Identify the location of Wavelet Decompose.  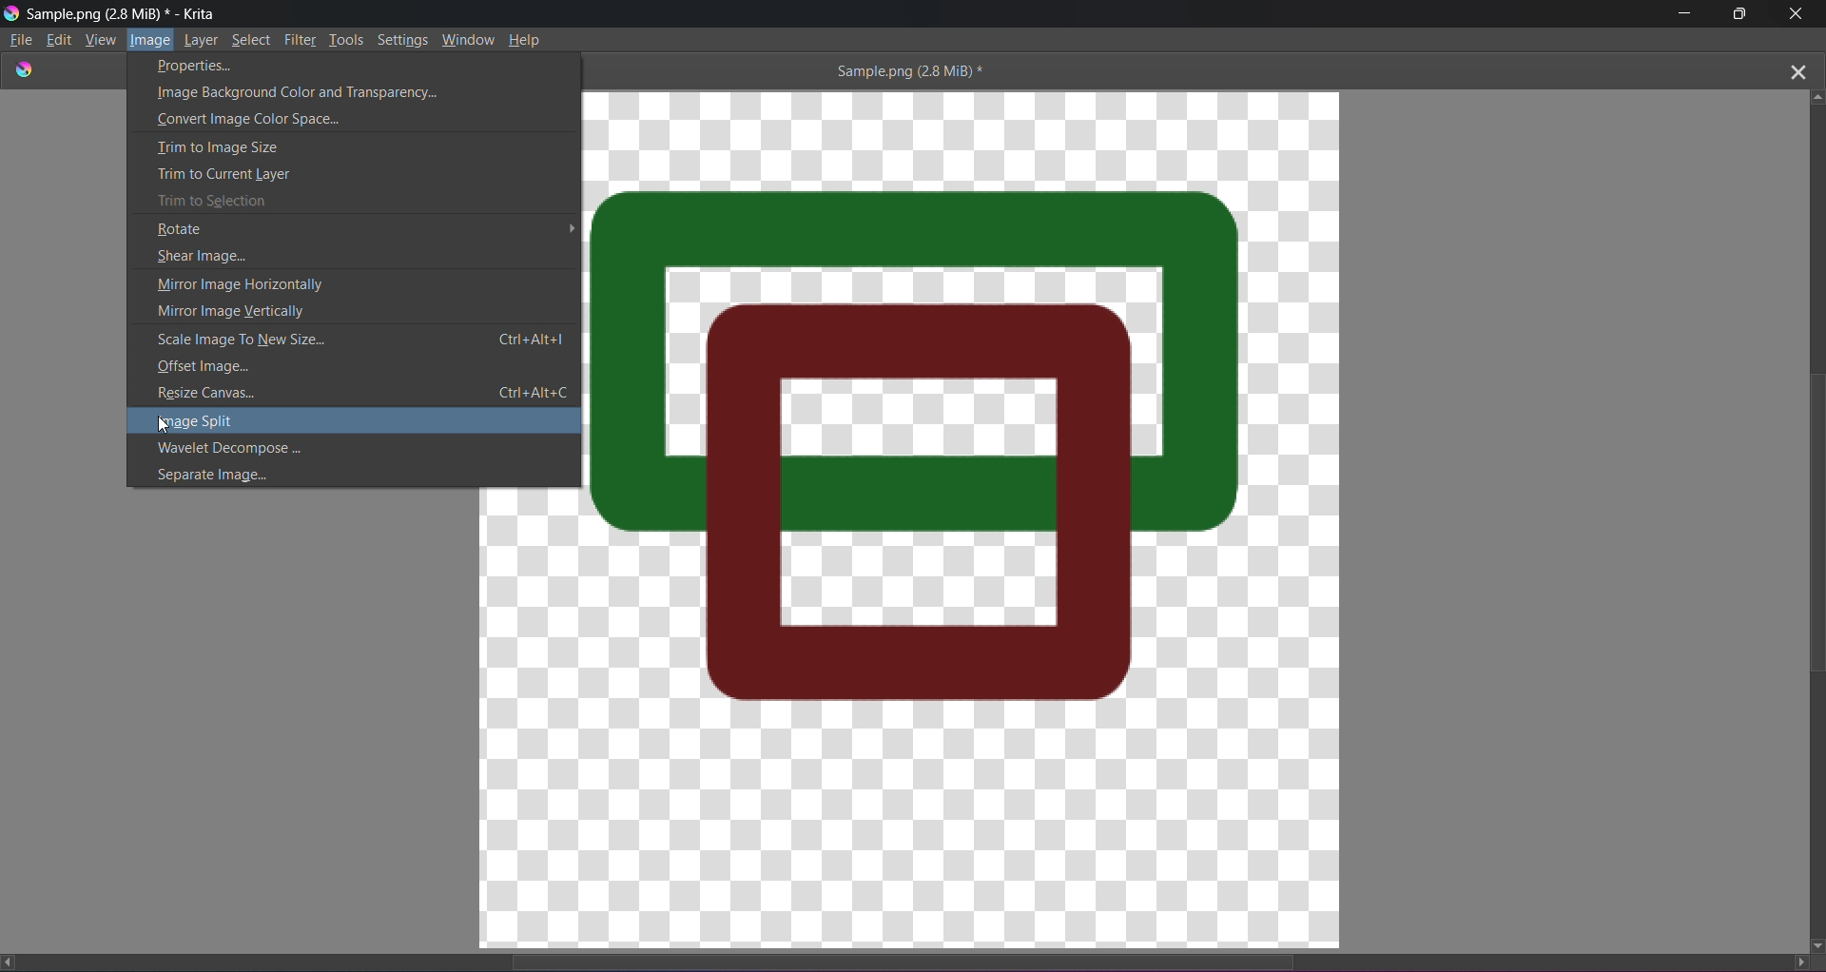
(357, 450).